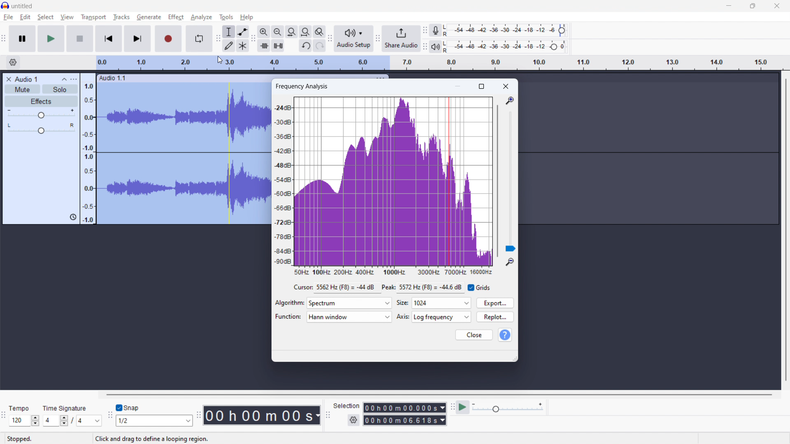 The image size is (790, 444). Describe the element at coordinates (199, 417) in the screenshot. I see `time toolbar` at that location.